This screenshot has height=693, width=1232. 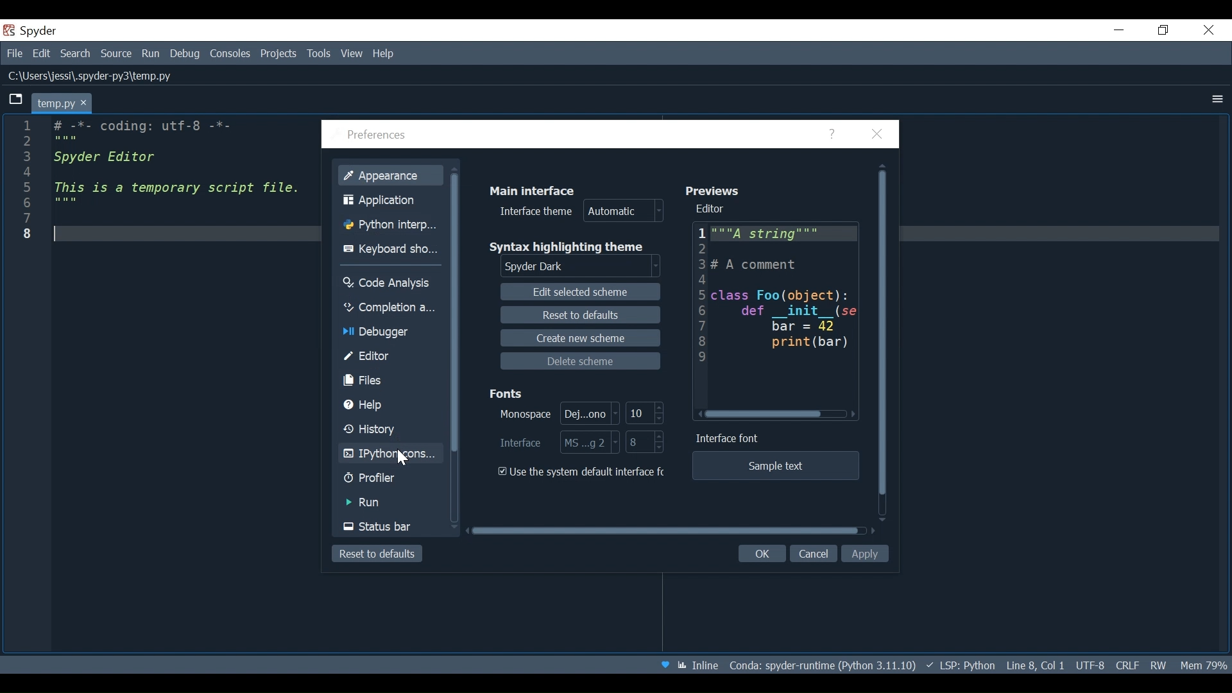 I want to click on Toggle inline and interactive Matplotlib plotting, so click(x=706, y=665).